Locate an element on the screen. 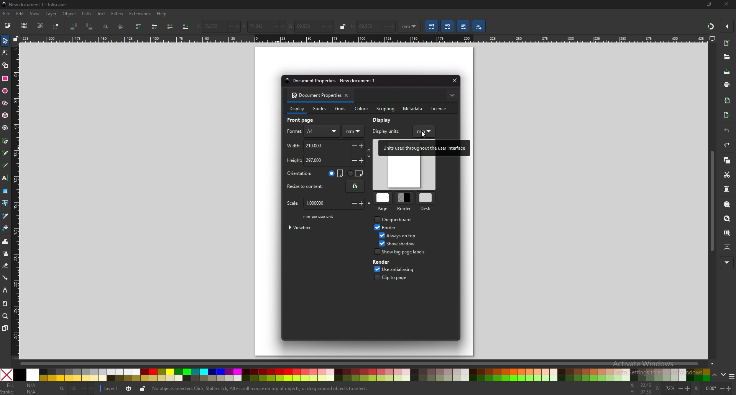 The image size is (736, 395). display units is located at coordinates (390, 131).